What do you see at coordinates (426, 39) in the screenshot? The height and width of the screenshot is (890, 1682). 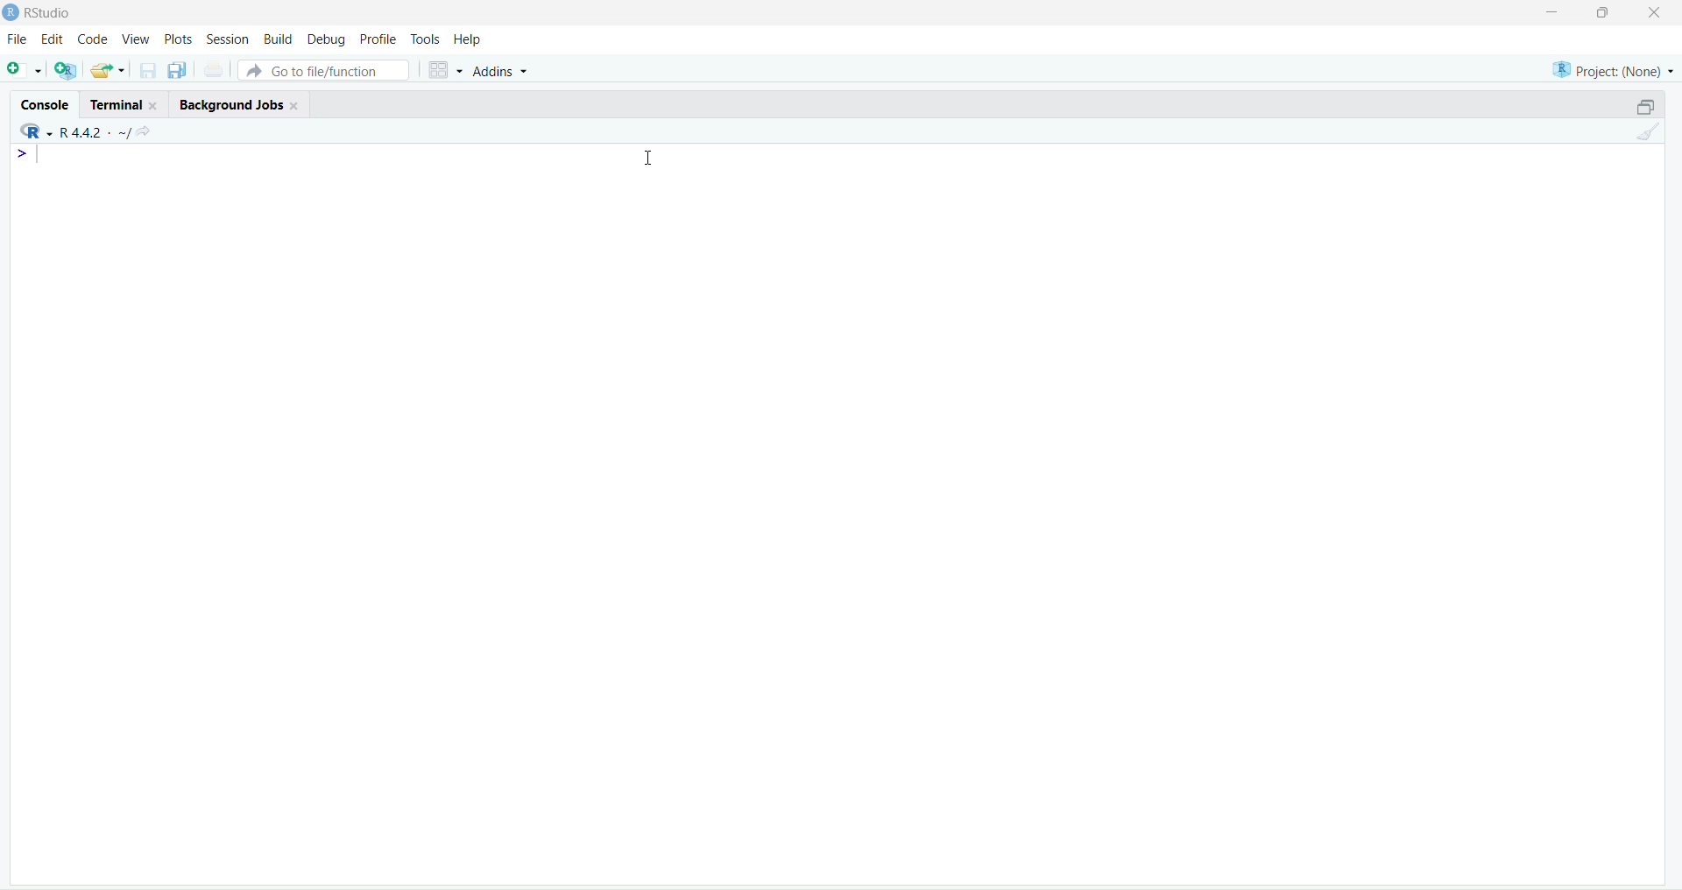 I see `Tools` at bounding box center [426, 39].